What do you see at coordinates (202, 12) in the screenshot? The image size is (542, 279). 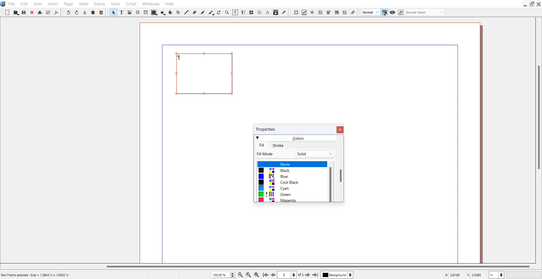 I see `Freehand line` at bounding box center [202, 12].